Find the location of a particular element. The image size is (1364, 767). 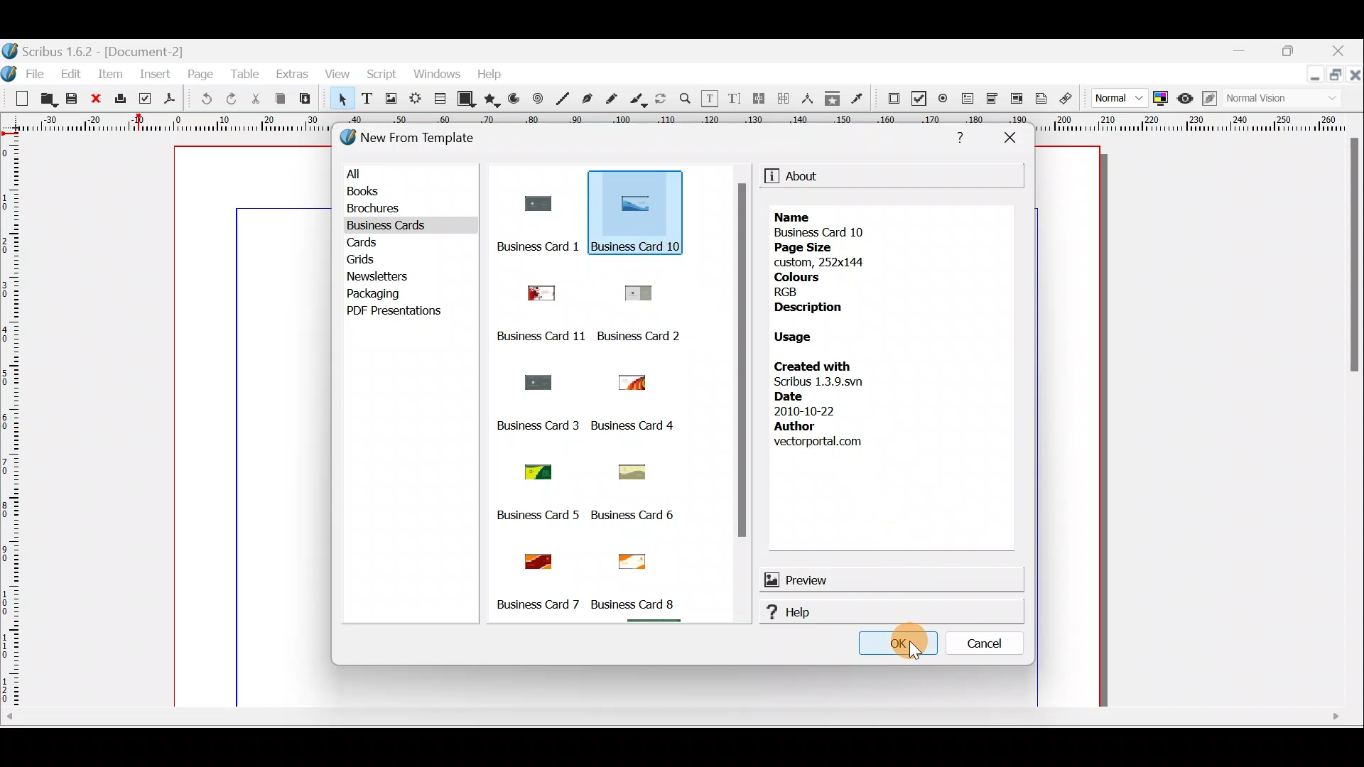

Preview mode is located at coordinates (1186, 99).